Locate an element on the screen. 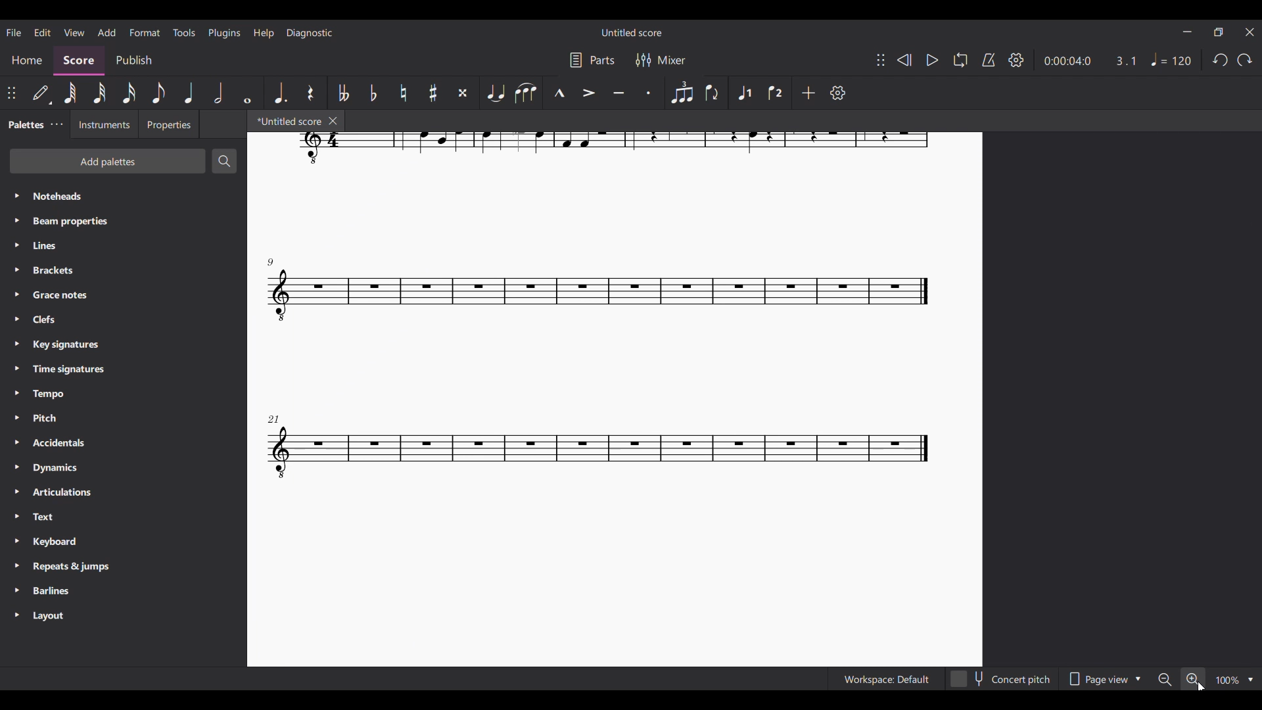 The width and height of the screenshot is (1262, 710). Layout is located at coordinates (123, 615).